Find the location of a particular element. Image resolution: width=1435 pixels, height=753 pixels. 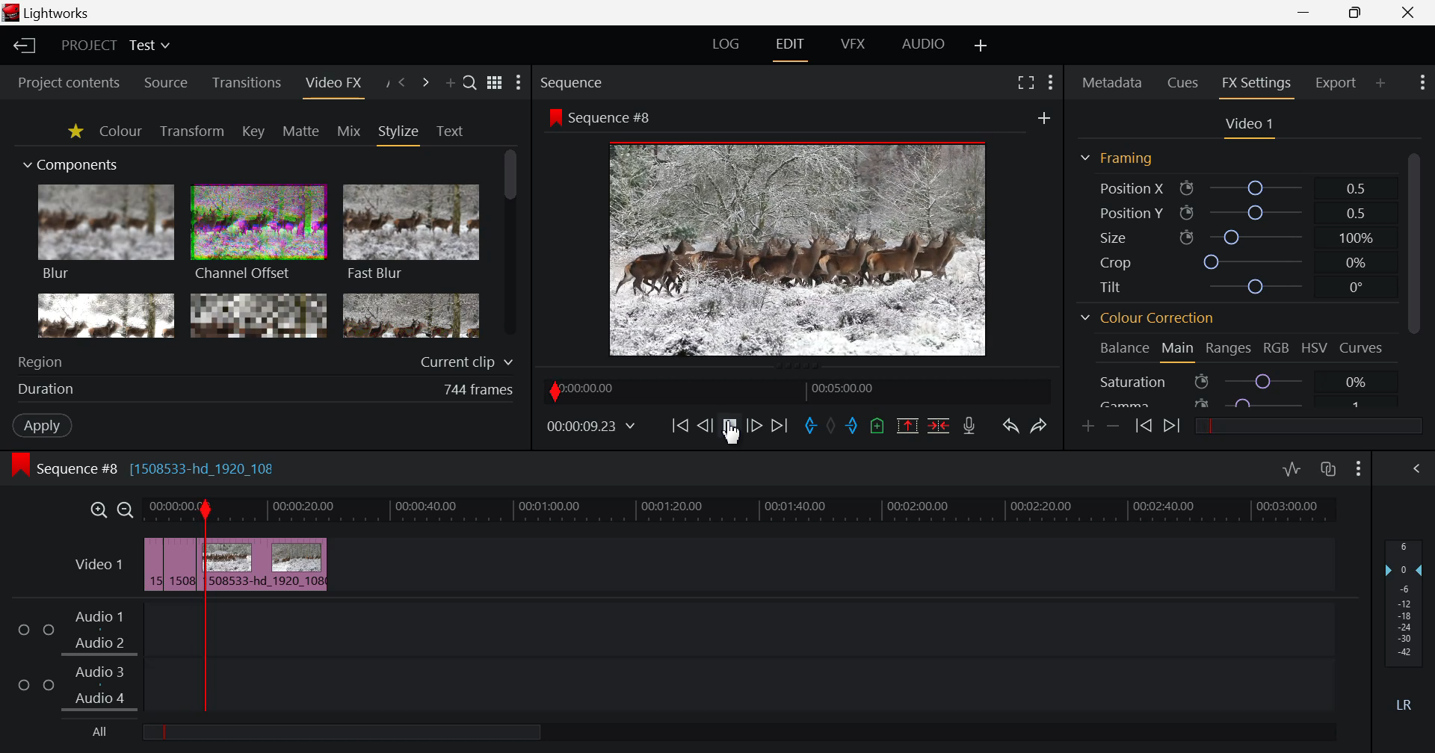

Framing Section is located at coordinates (1116, 161).